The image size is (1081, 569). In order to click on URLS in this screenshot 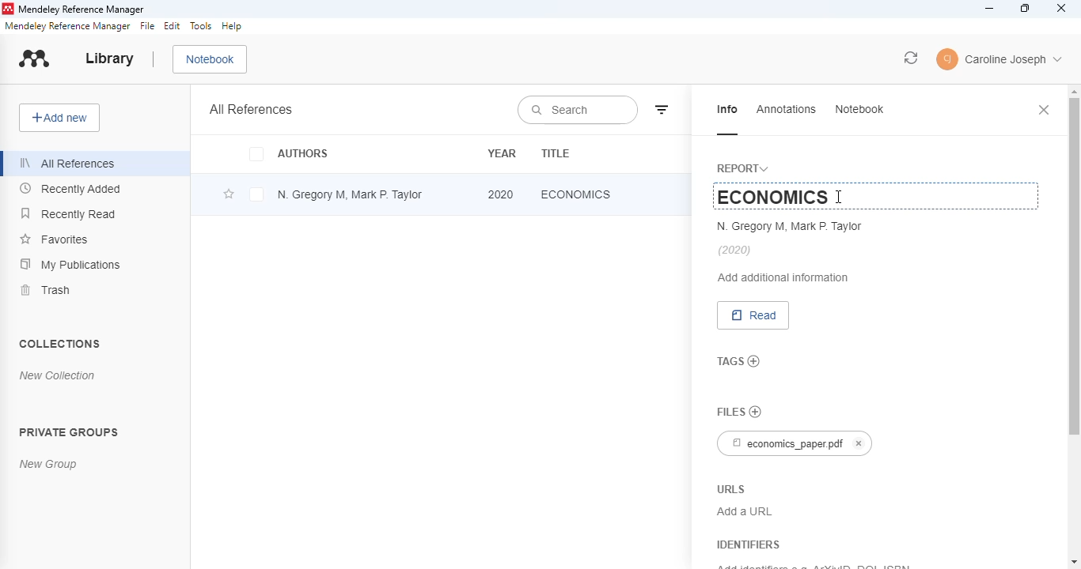, I will do `click(730, 488)`.